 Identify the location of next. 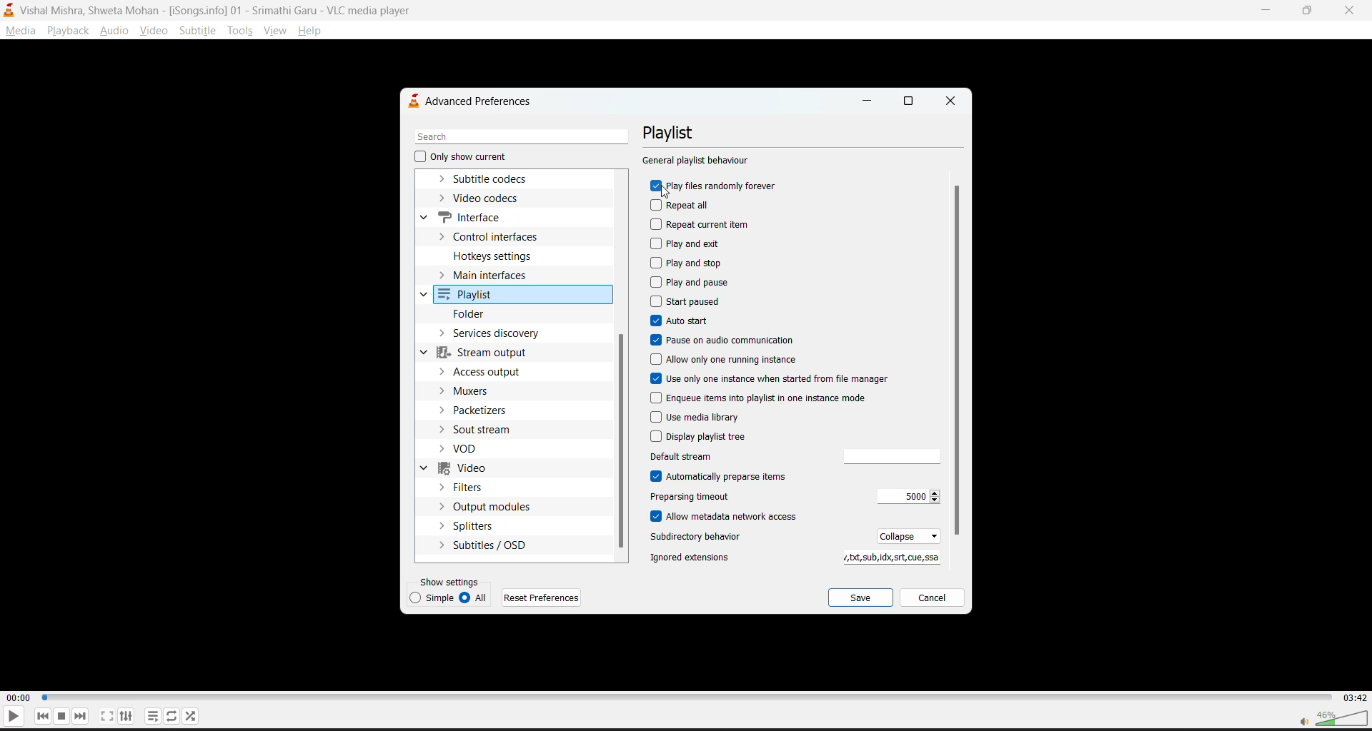
(78, 717).